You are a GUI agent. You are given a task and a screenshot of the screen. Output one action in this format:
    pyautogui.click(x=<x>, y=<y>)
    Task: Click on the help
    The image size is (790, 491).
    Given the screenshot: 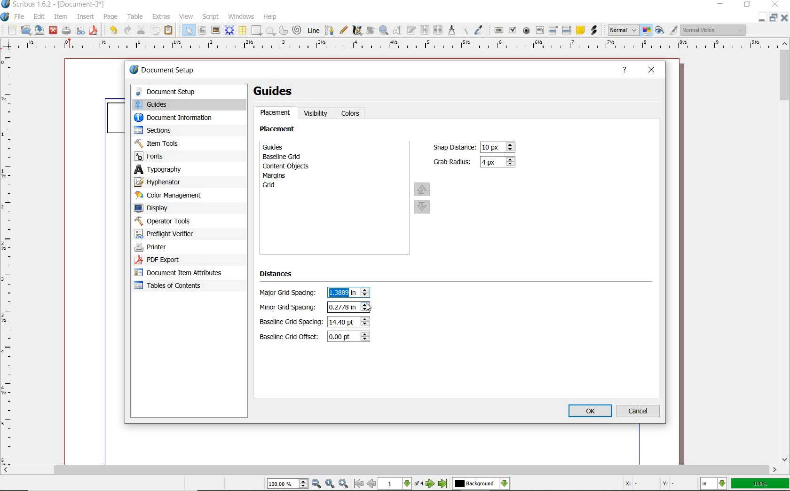 What is the action you would take?
    pyautogui.click(x=625, y=71)
    